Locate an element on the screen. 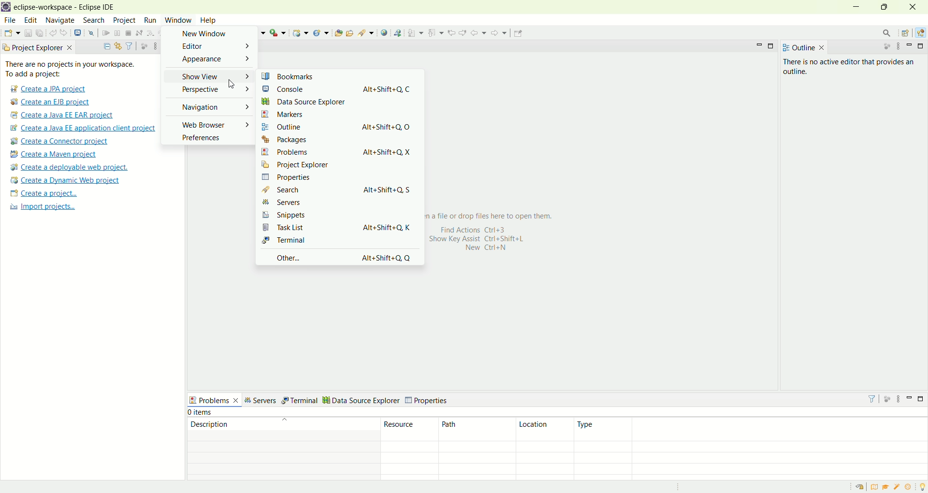 The width and height of the screenshot is (928, 493). task list is located at coordinates (308, 228).